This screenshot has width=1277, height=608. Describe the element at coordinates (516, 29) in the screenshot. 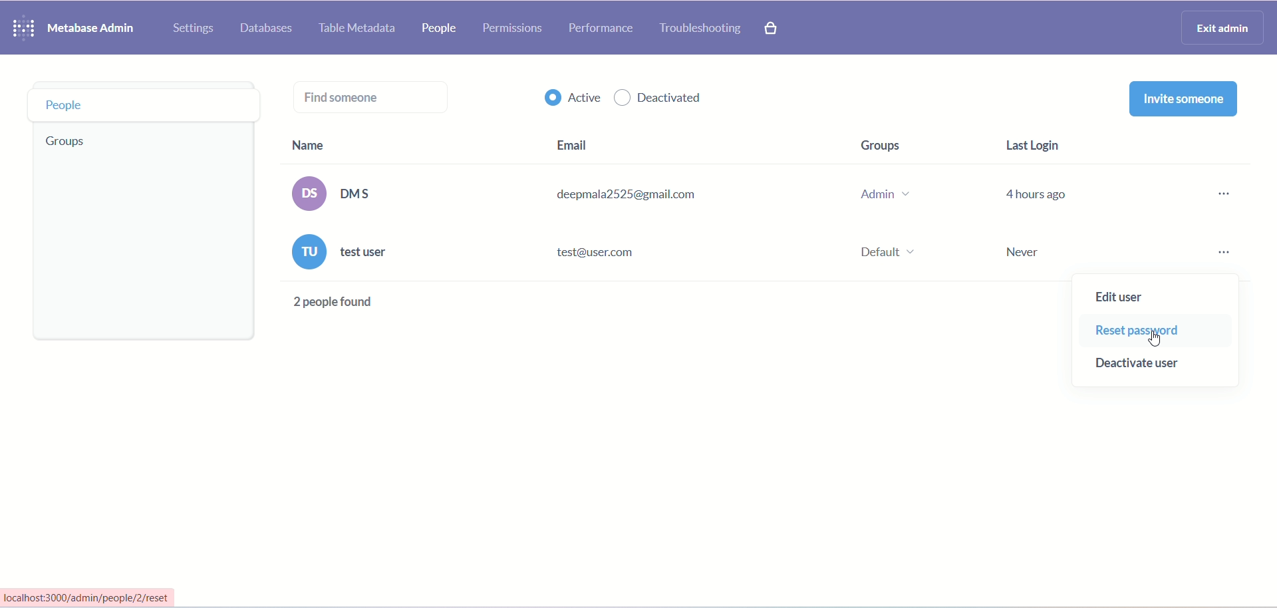

I see `permissions` at that location.